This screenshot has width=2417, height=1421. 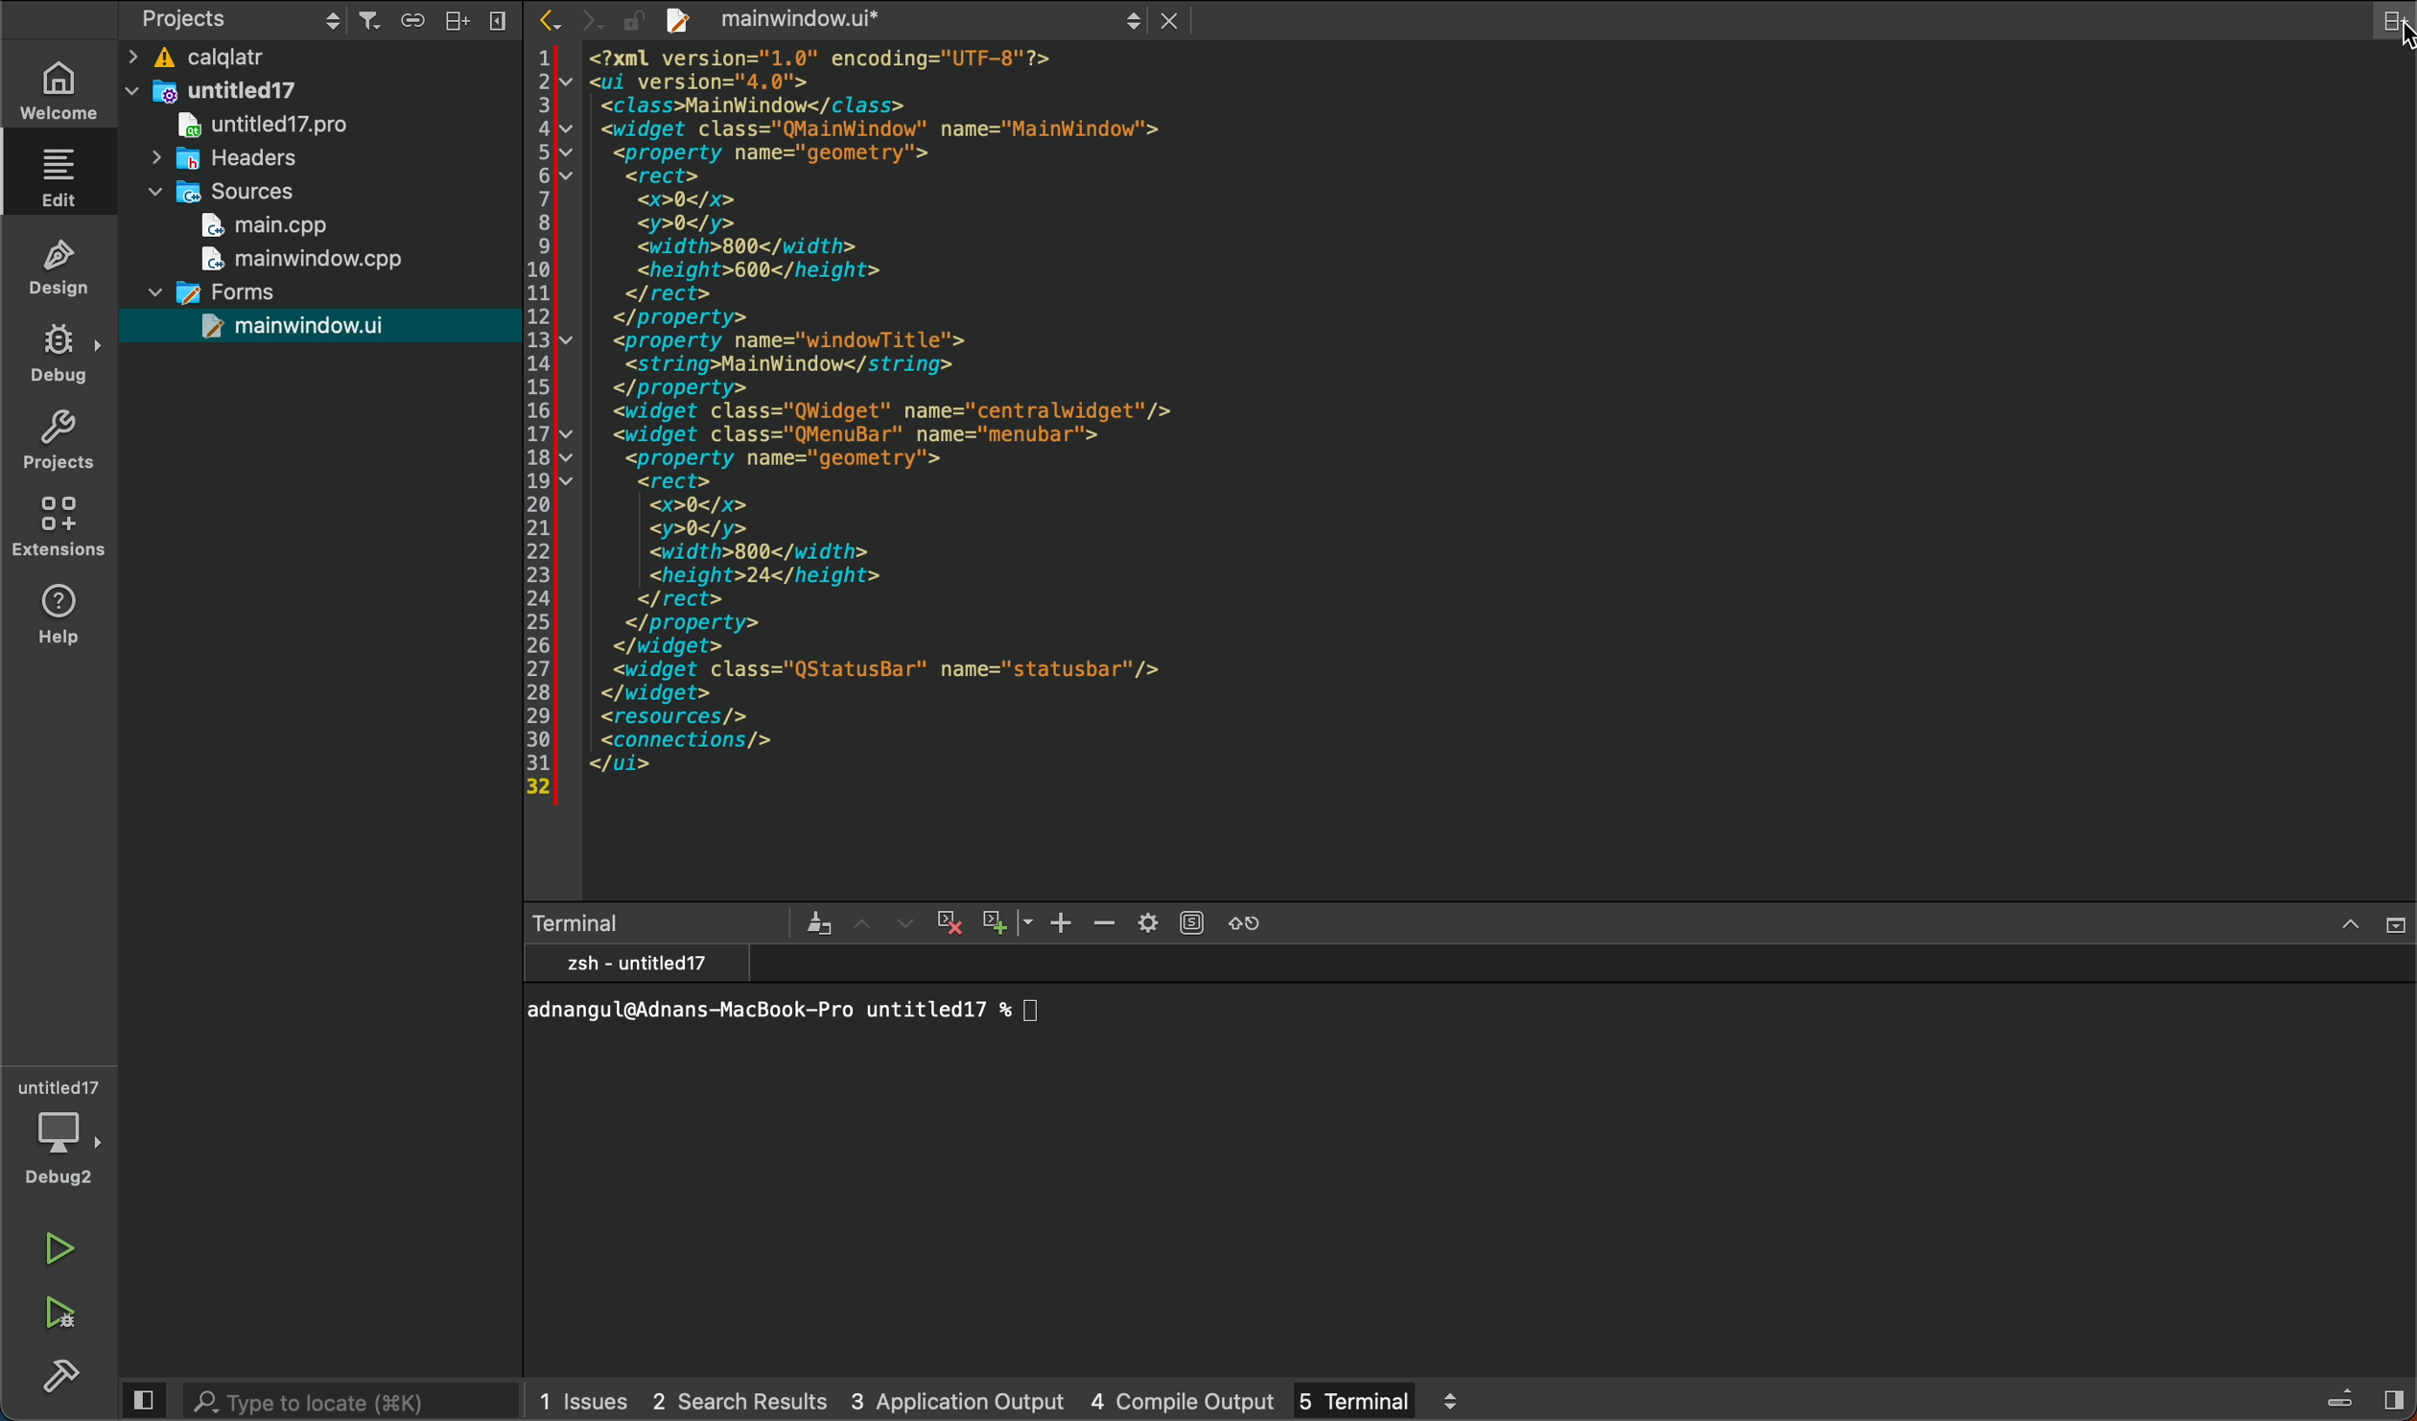 What do you see at coordinates (238, 20) in the screenshot?
I see `projects` at bounding box center [238, 20].